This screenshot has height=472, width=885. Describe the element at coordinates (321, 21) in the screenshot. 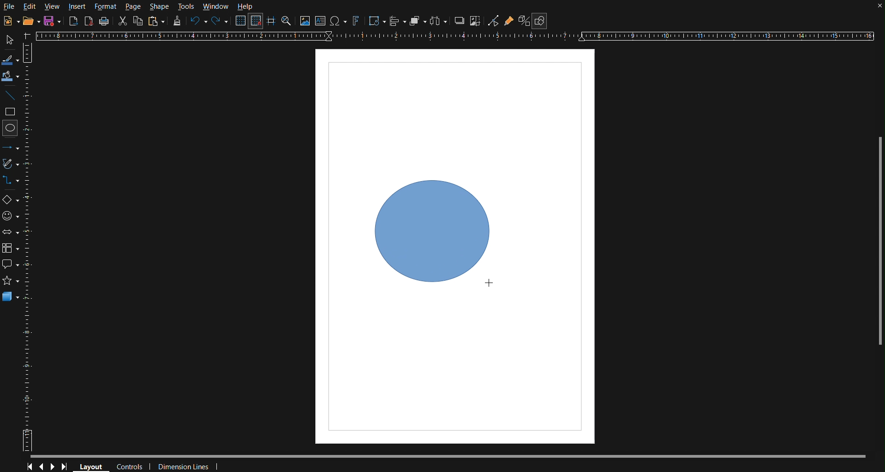

I see `Textbox` at that location.